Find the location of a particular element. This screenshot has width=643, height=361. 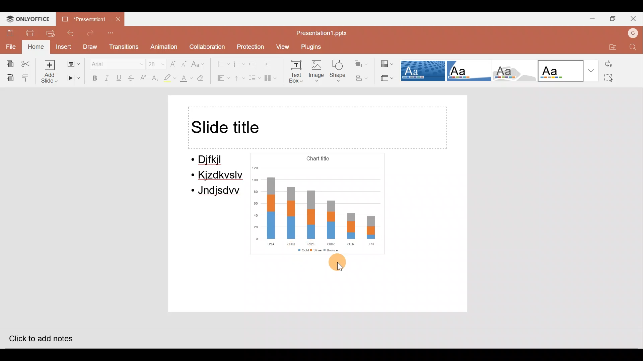

Transitions is located at coordinates (123, 47).